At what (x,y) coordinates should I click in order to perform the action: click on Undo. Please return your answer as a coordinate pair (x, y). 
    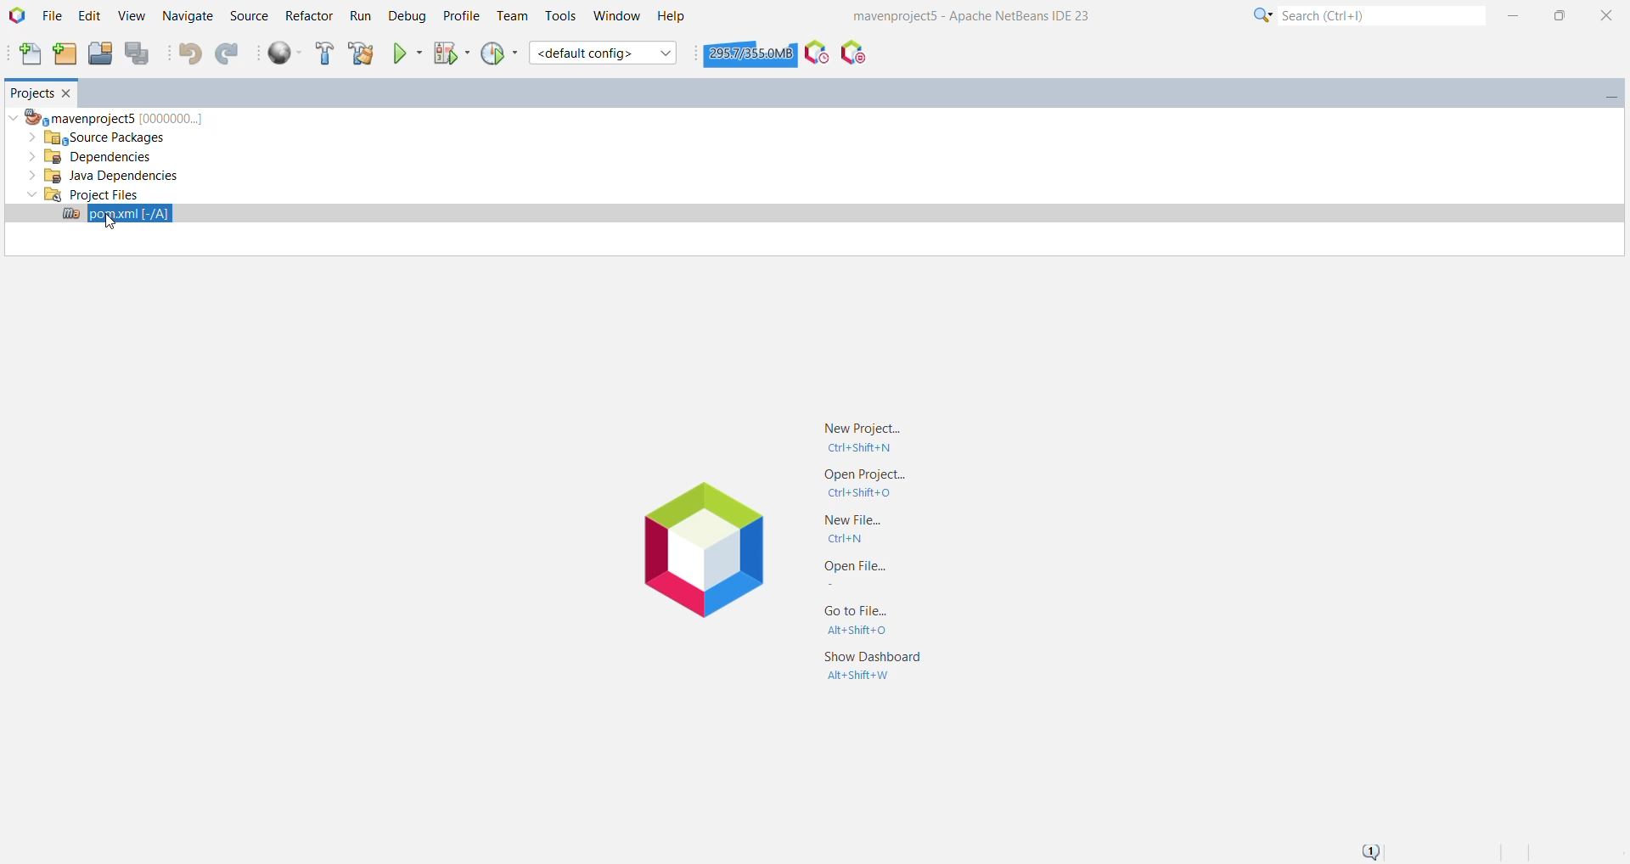
    Looking at the image, I should click on (190, 55).